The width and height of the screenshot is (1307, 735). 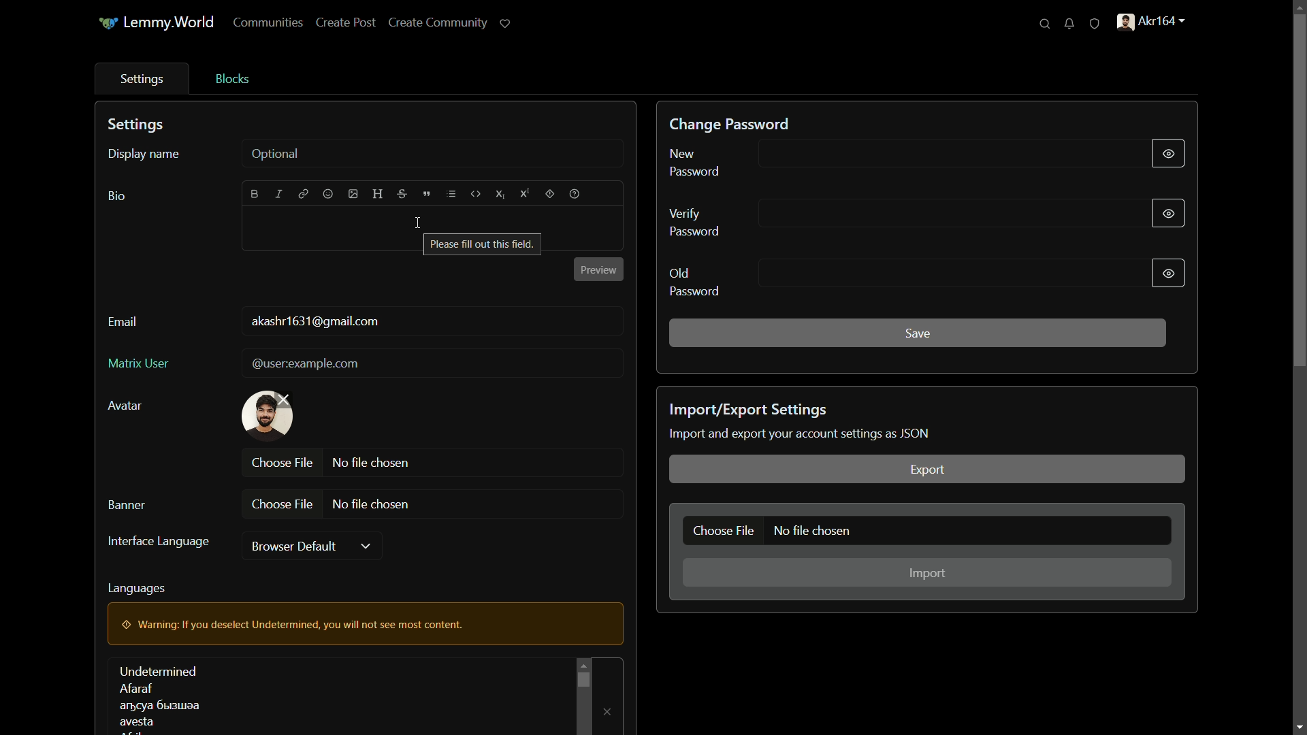 I want to click on dropdown, so click(x=366, y=547).